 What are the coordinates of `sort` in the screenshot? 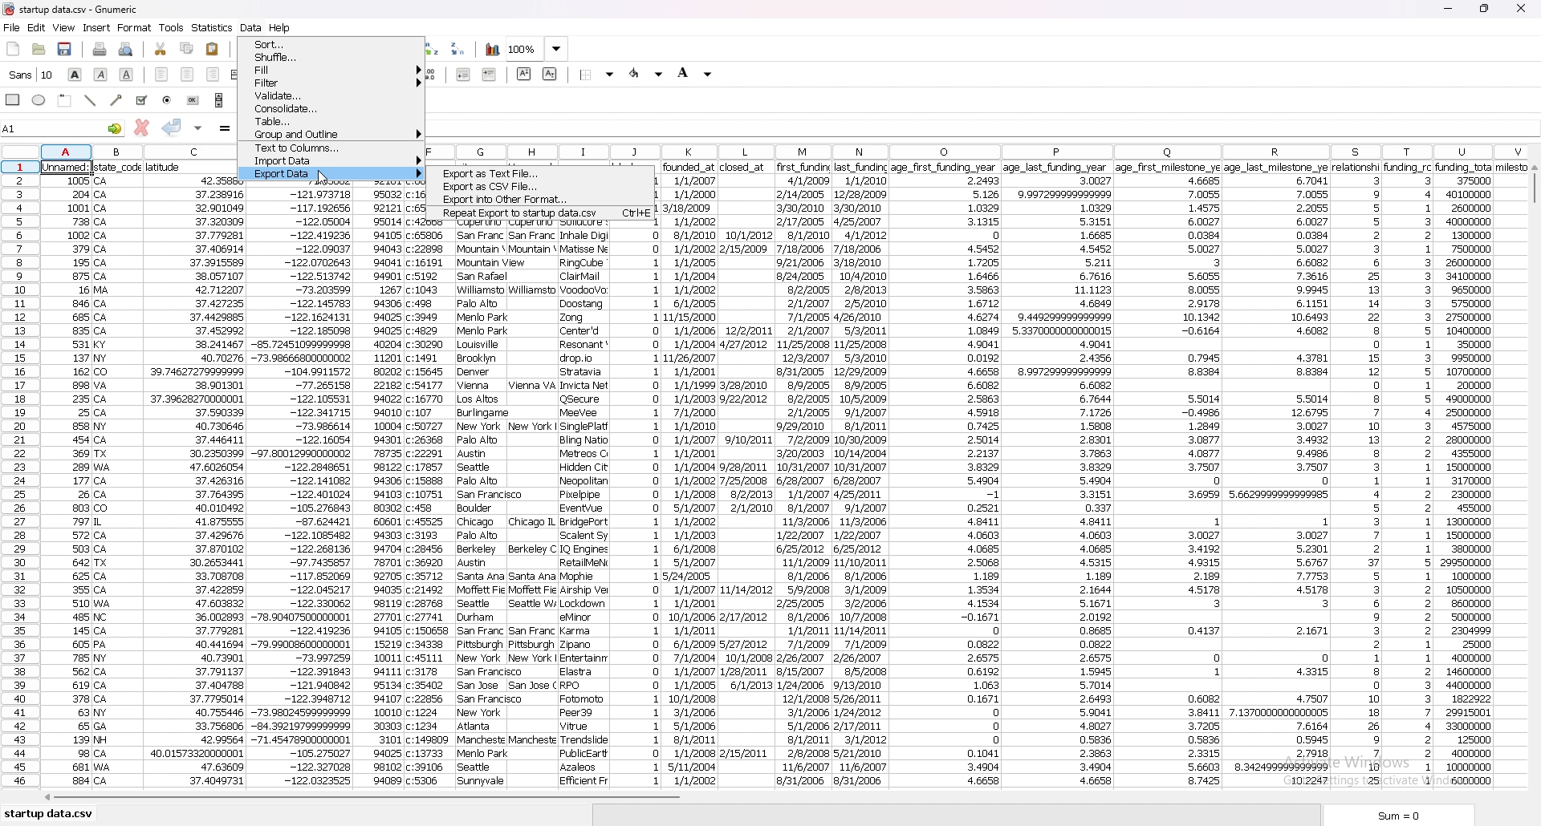 It's located at (331, 44).